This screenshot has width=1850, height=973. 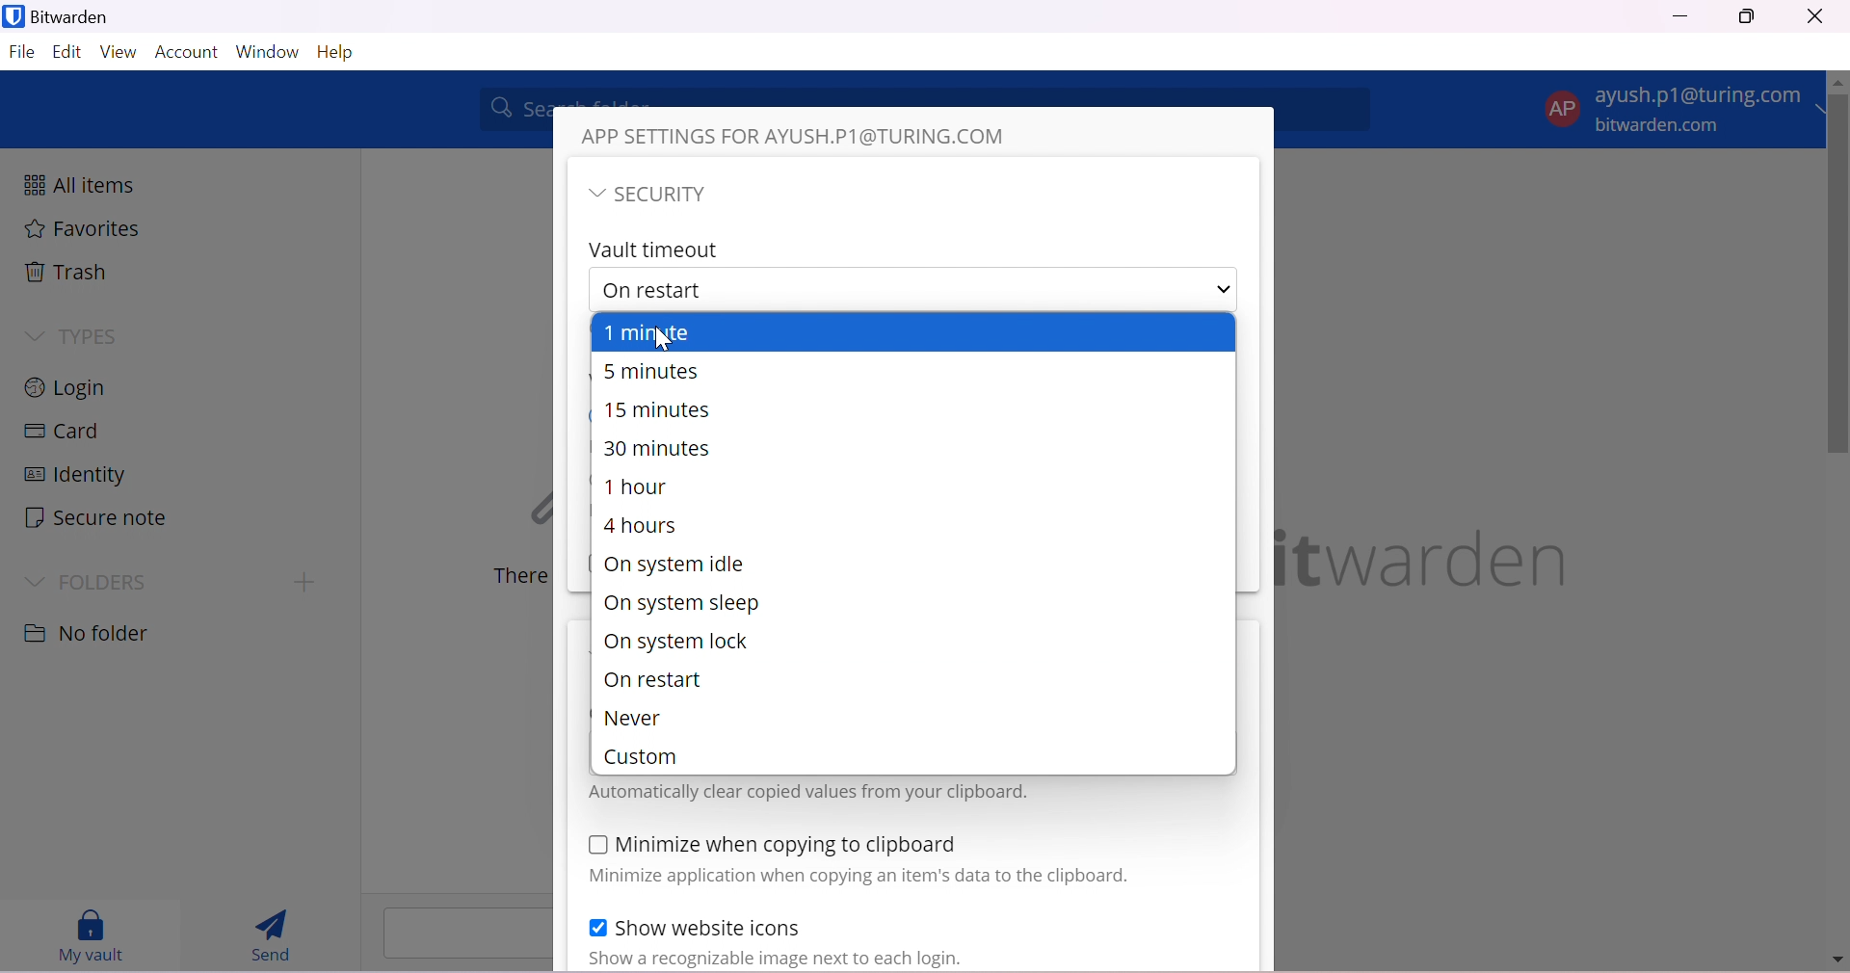 I want to click on Account, so click(x=188, y=52).